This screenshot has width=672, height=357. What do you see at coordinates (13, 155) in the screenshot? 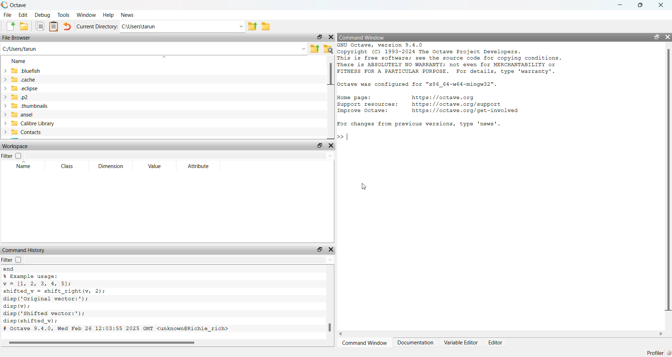
I see `filter` at bounding box center [13, 155].